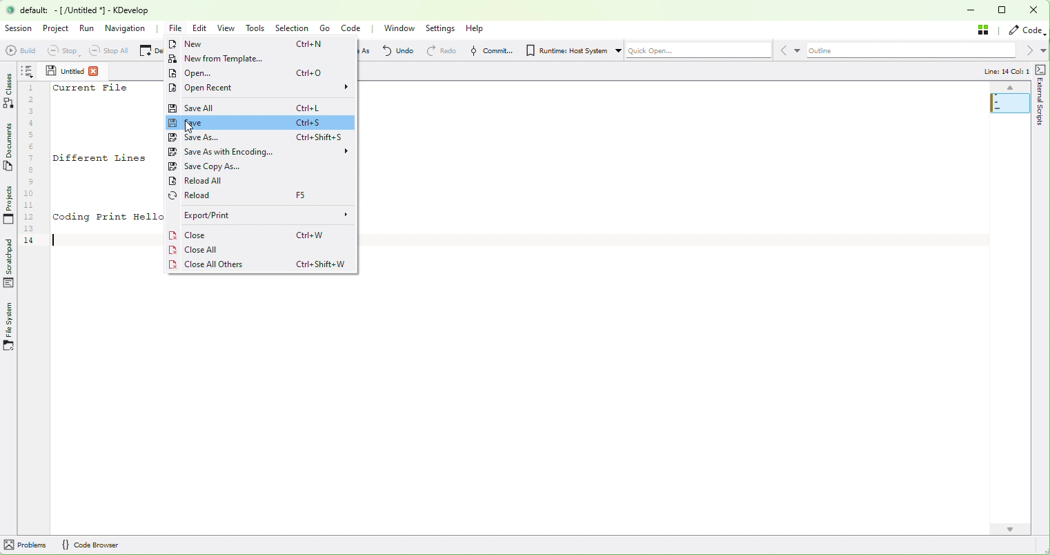  What do you see at coordinates (217, 138) in the screenshot?
I see `Save  as` at bounding box center [217, 138].